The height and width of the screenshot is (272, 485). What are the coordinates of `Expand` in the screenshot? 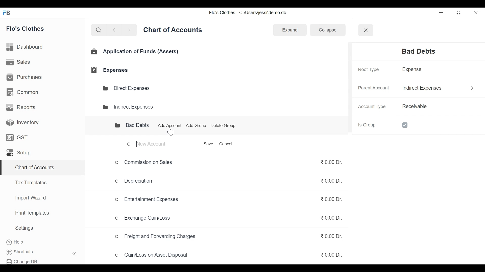 It's located at (289, 30).